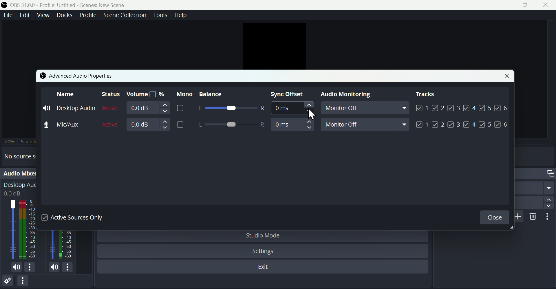 The image size is (556, 289). What do you see at coordinates (288, 95) in the screenshot?
I see `Sync offset` at bounding box center [288, 95].